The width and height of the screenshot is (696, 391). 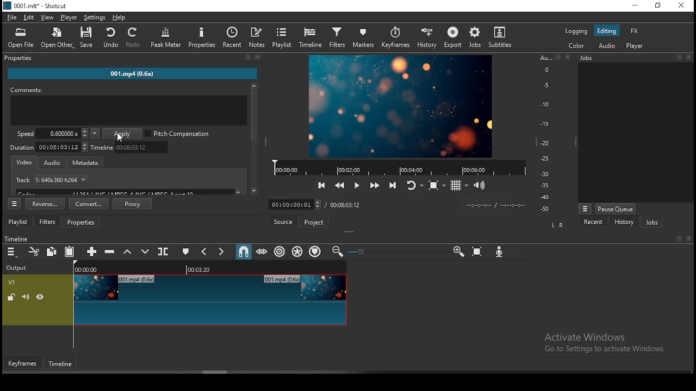 What do you see at coordinates (89, 203) in the screenshot?
I see `convert` at bounding box center [89, 203].